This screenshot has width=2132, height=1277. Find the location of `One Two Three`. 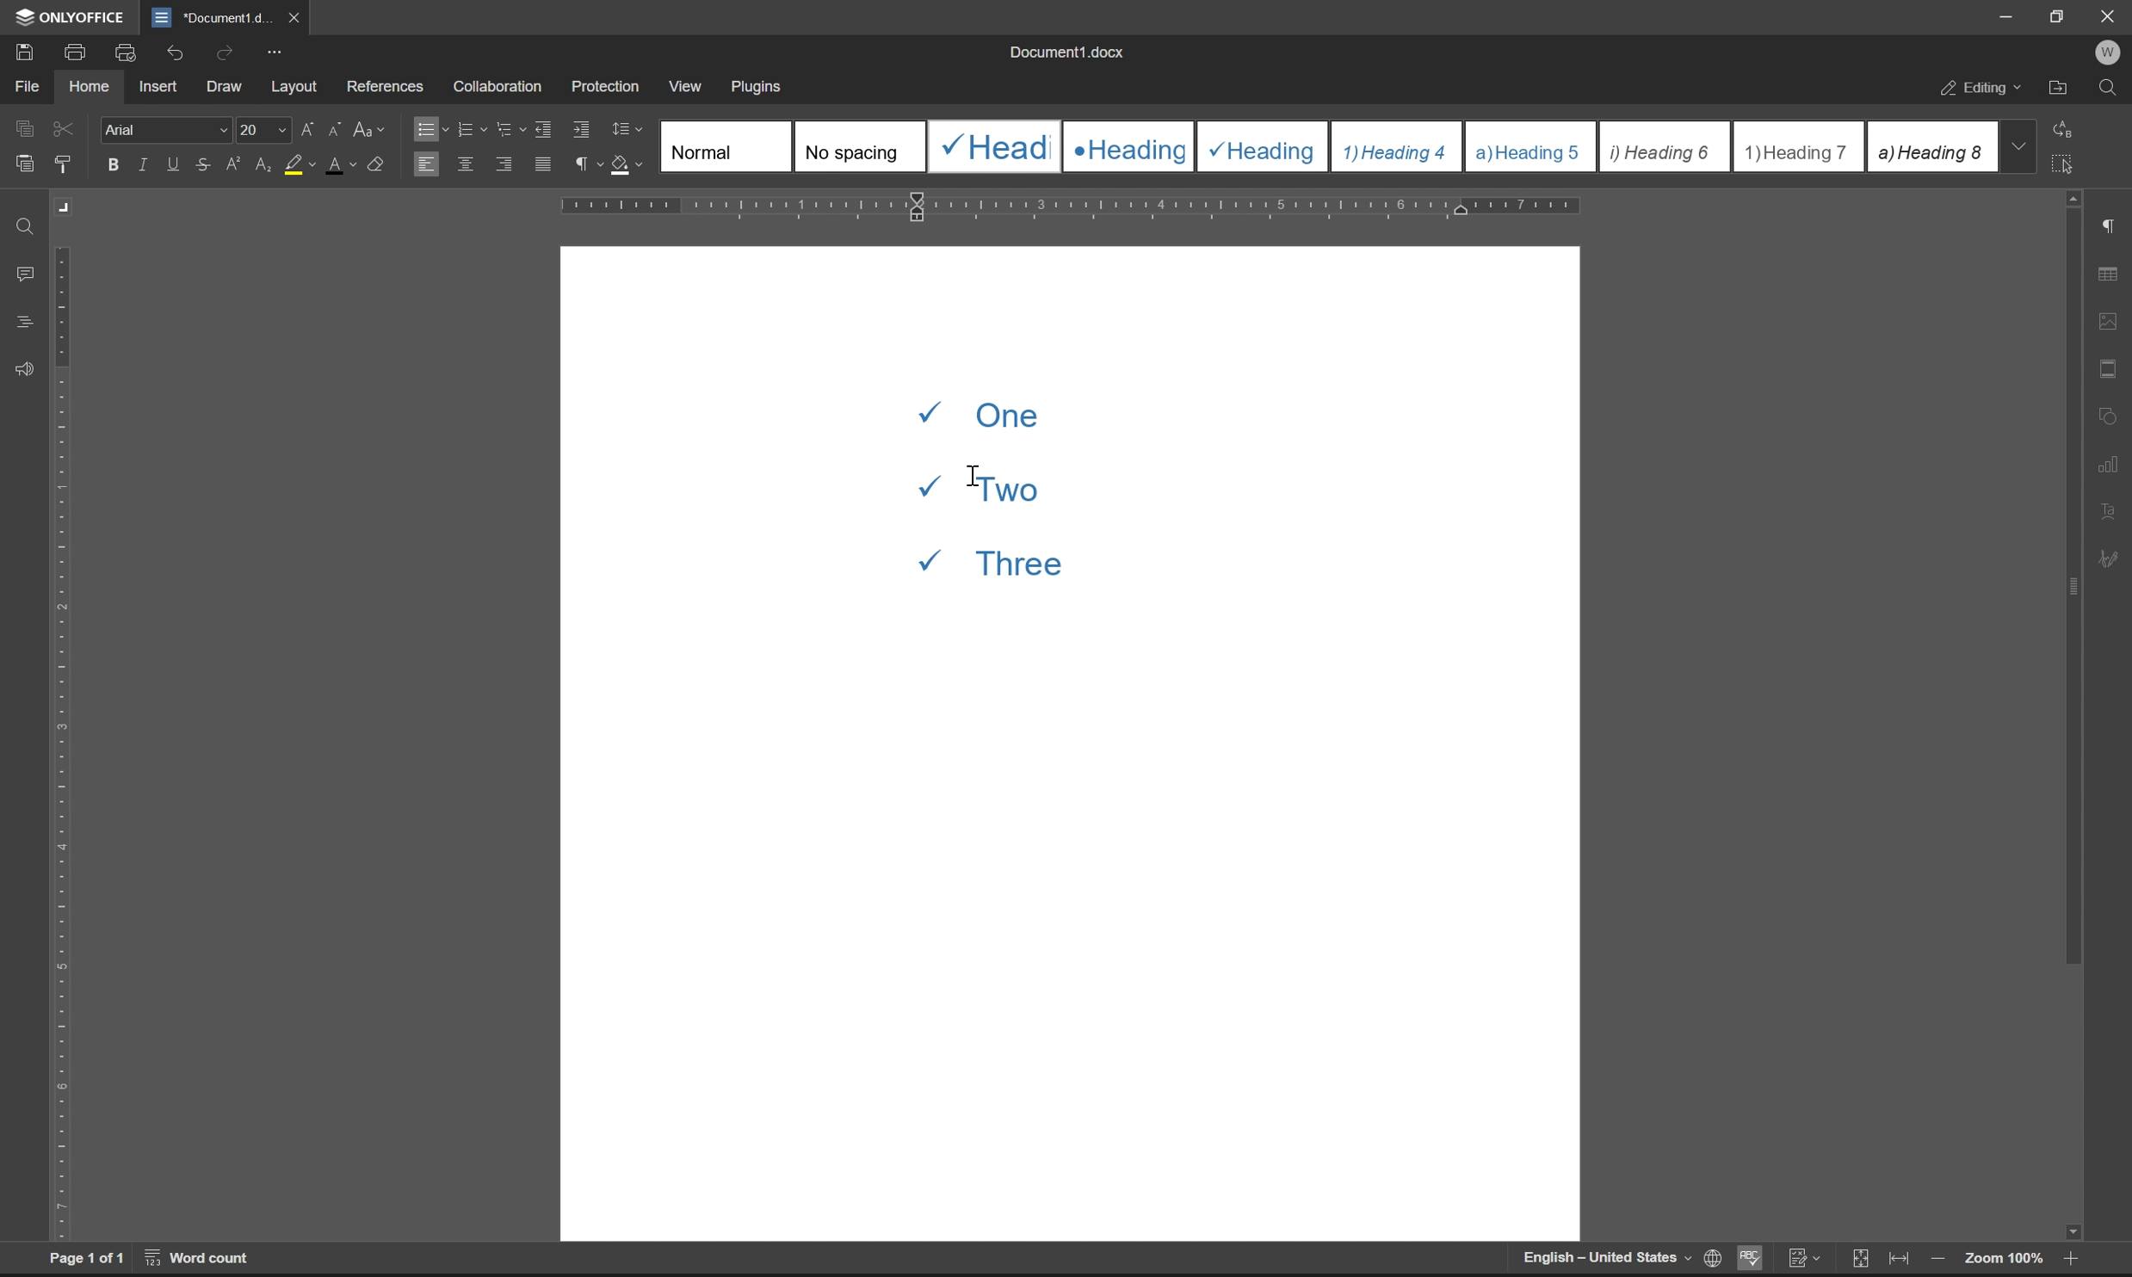

One Two Three is located at coordinates (991, 492).